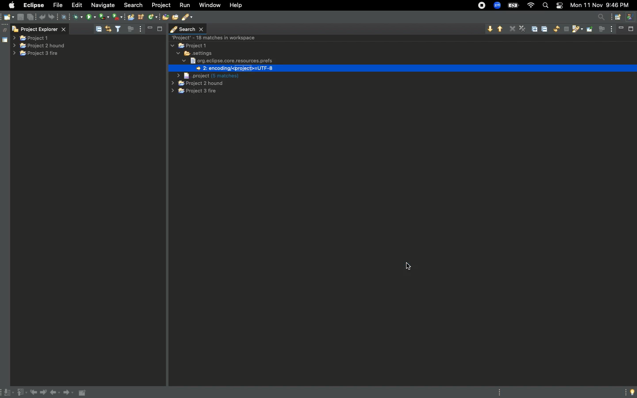 Image resolution: width=637 pixels, height=398 pixels. Describe the element at coordinates (109, 28) in the screenshot. I see `link with editor` at that location.